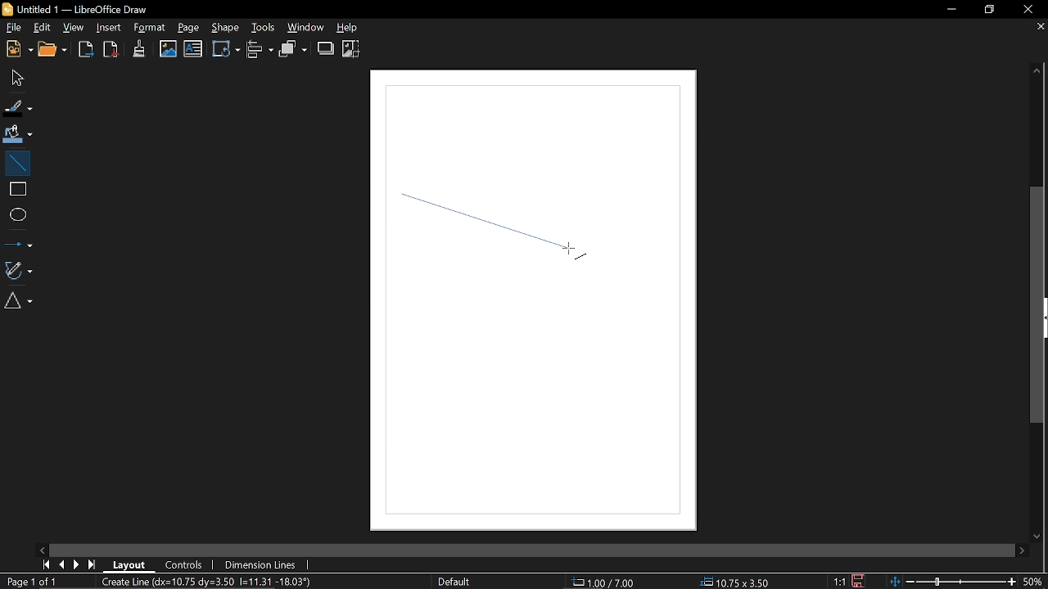 Image resolution: width=1048 pixels, height=589 pixels. What do you see at coordinates (21, 303) in the screenshot?
I see `basic shapes` at bounding box center [21, 303].